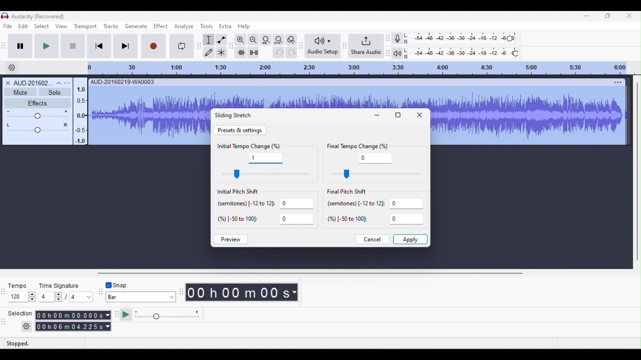  I want to click on silence audio selection, so click(253, 52).